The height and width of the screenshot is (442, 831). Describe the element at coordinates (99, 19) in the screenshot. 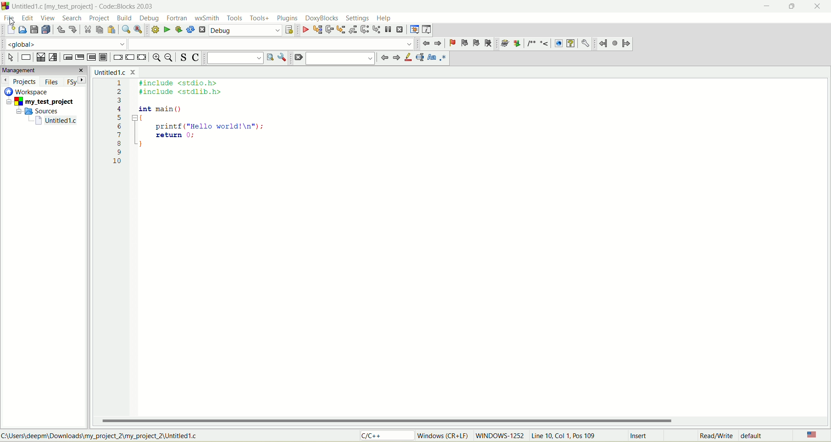

I see `project` at that location.